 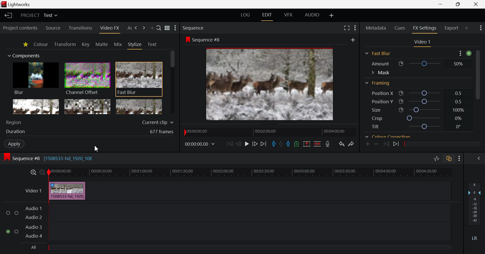 I want to click on Add Panel, so click(x=467, y=28).